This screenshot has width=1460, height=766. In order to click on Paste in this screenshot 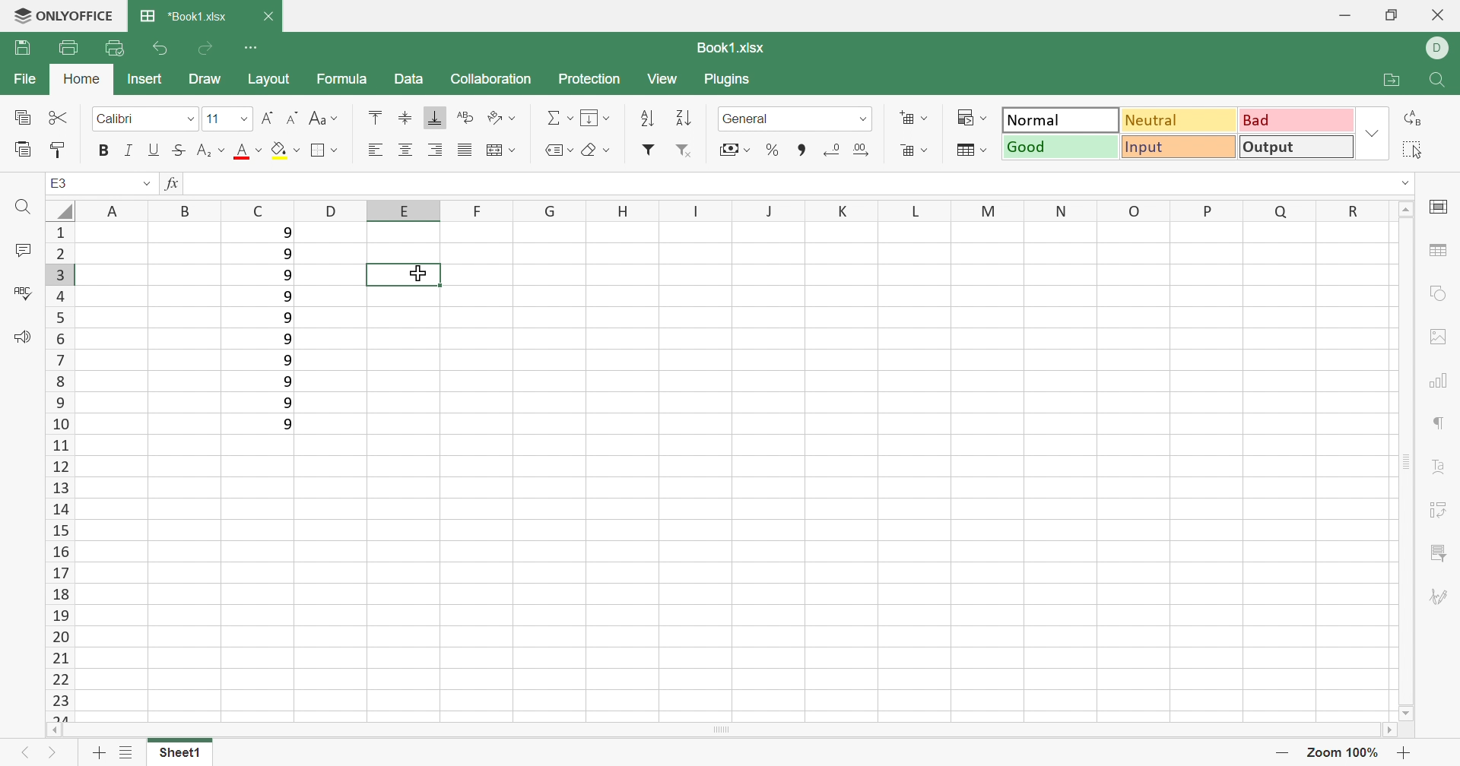, I will do `click(22, 150)`.